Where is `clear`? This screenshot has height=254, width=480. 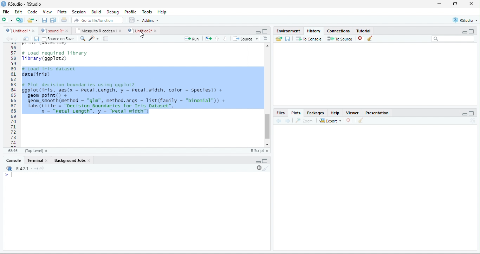 clear is located at coordinates (266, 168).